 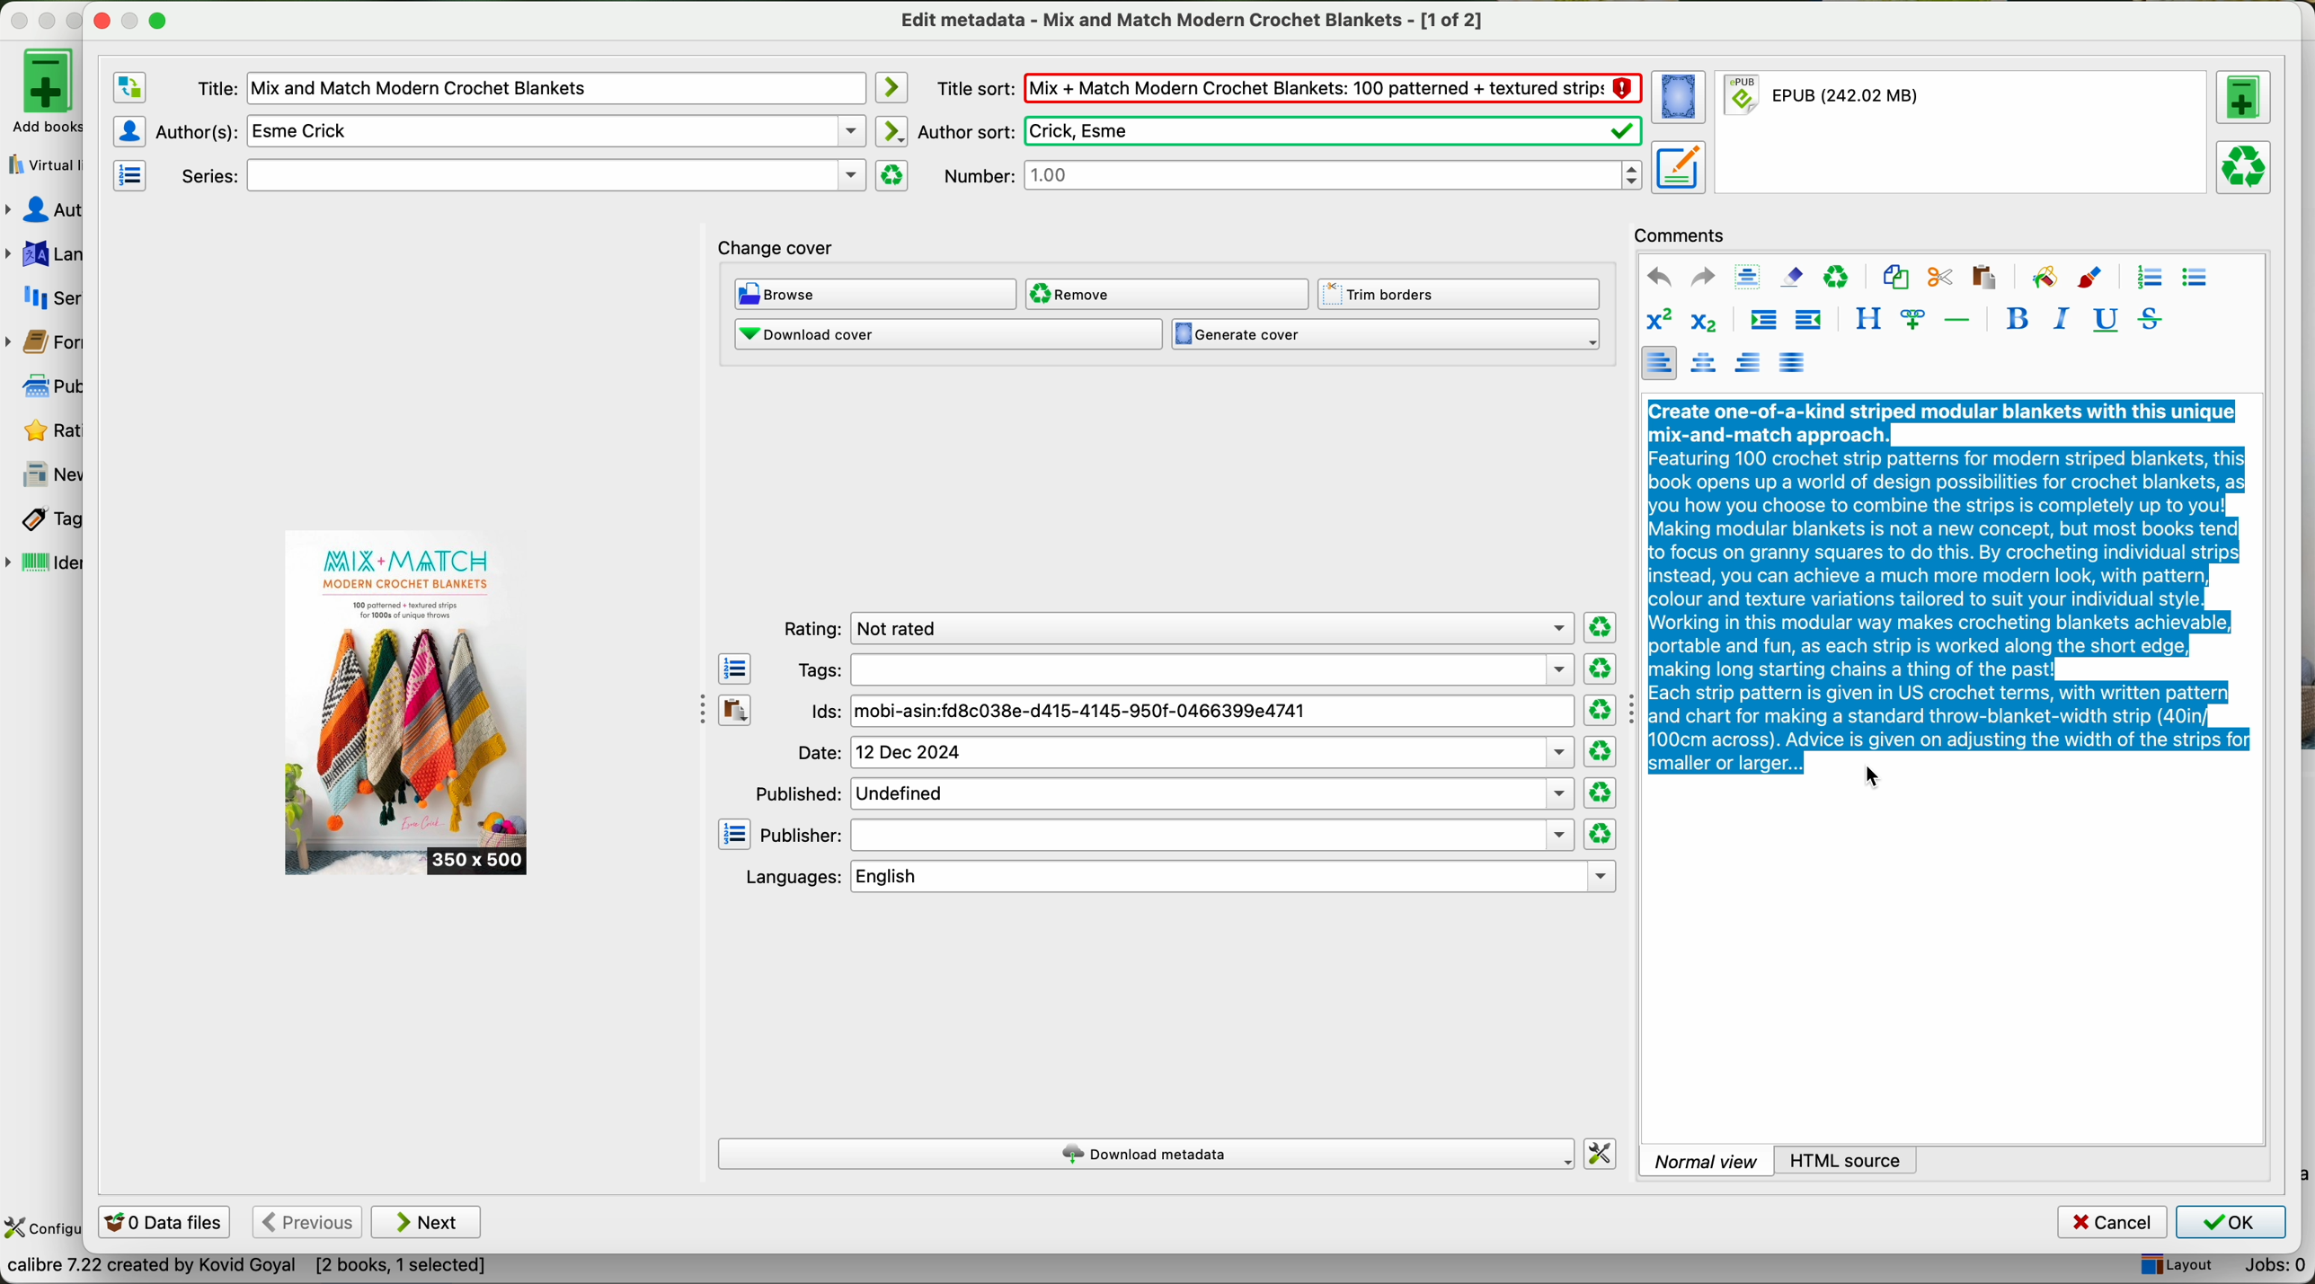 What do you see at coordinates (1749, 361) in the screenshot?
I see `align right` at bounding box center [1749, 361].